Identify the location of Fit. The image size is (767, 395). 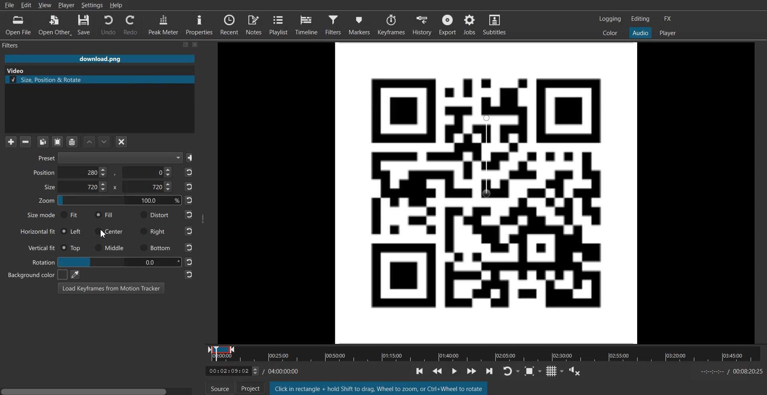
(70, 215).